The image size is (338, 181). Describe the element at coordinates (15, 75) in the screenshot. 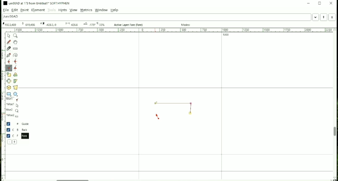

I see `Rotate the selection` at that location.